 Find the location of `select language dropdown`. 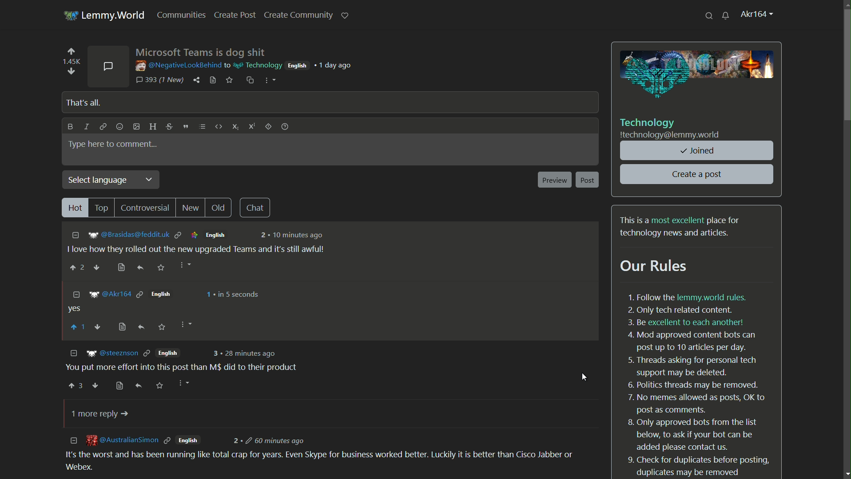

select language dropdown is located at coordinates (112, 180).